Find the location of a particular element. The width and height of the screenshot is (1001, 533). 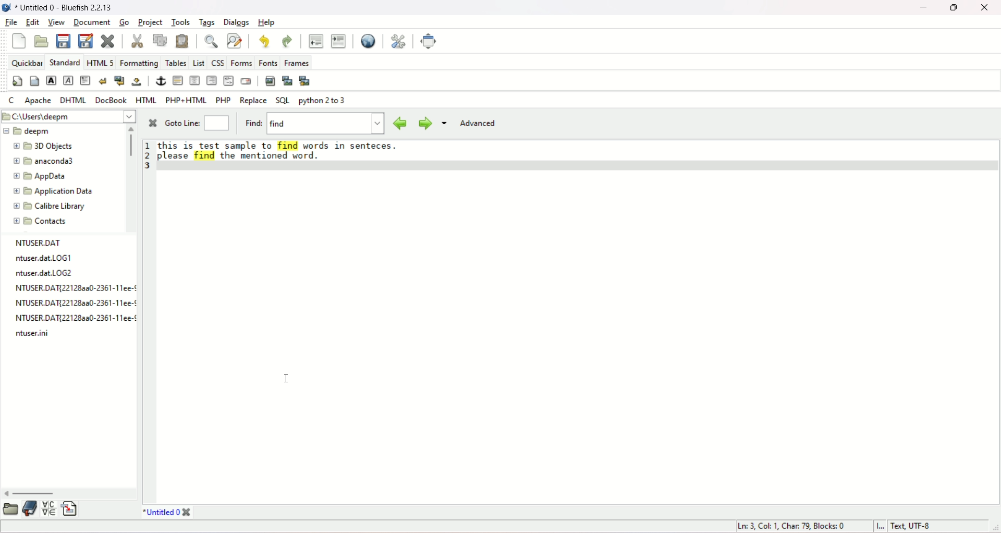

text is located at coordinates (214, 146).